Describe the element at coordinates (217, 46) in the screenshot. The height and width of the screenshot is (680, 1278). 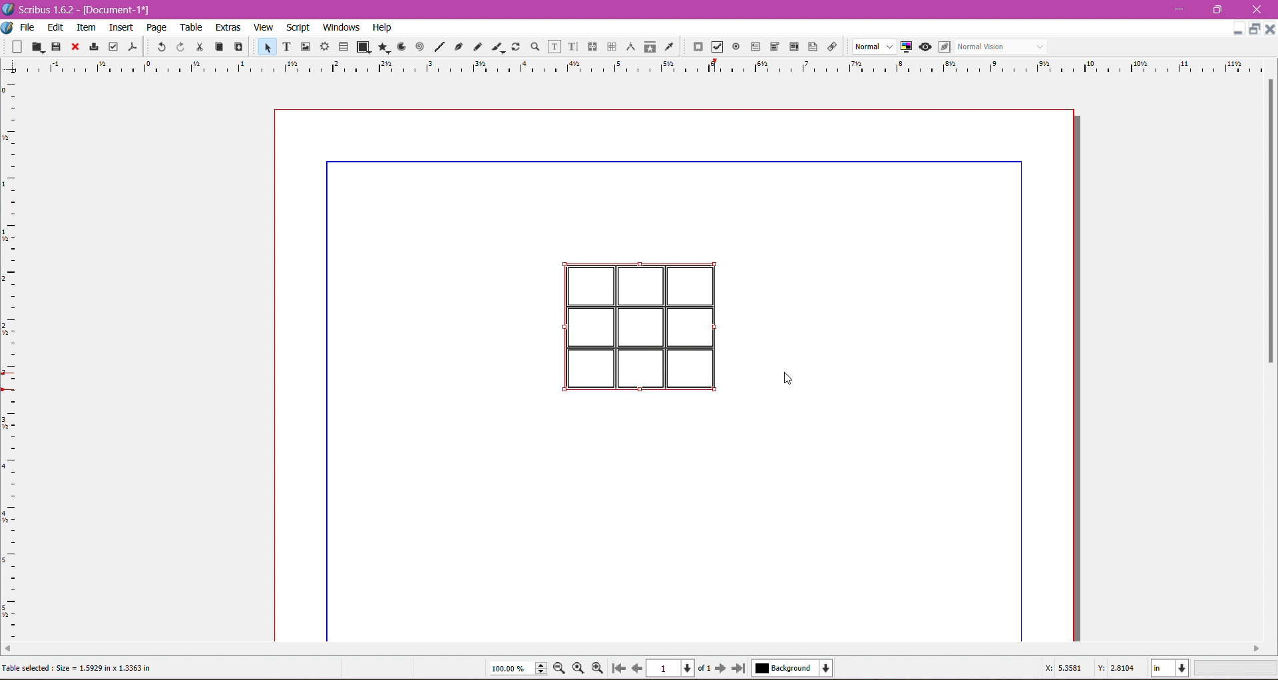
I see `Copy` at that location.